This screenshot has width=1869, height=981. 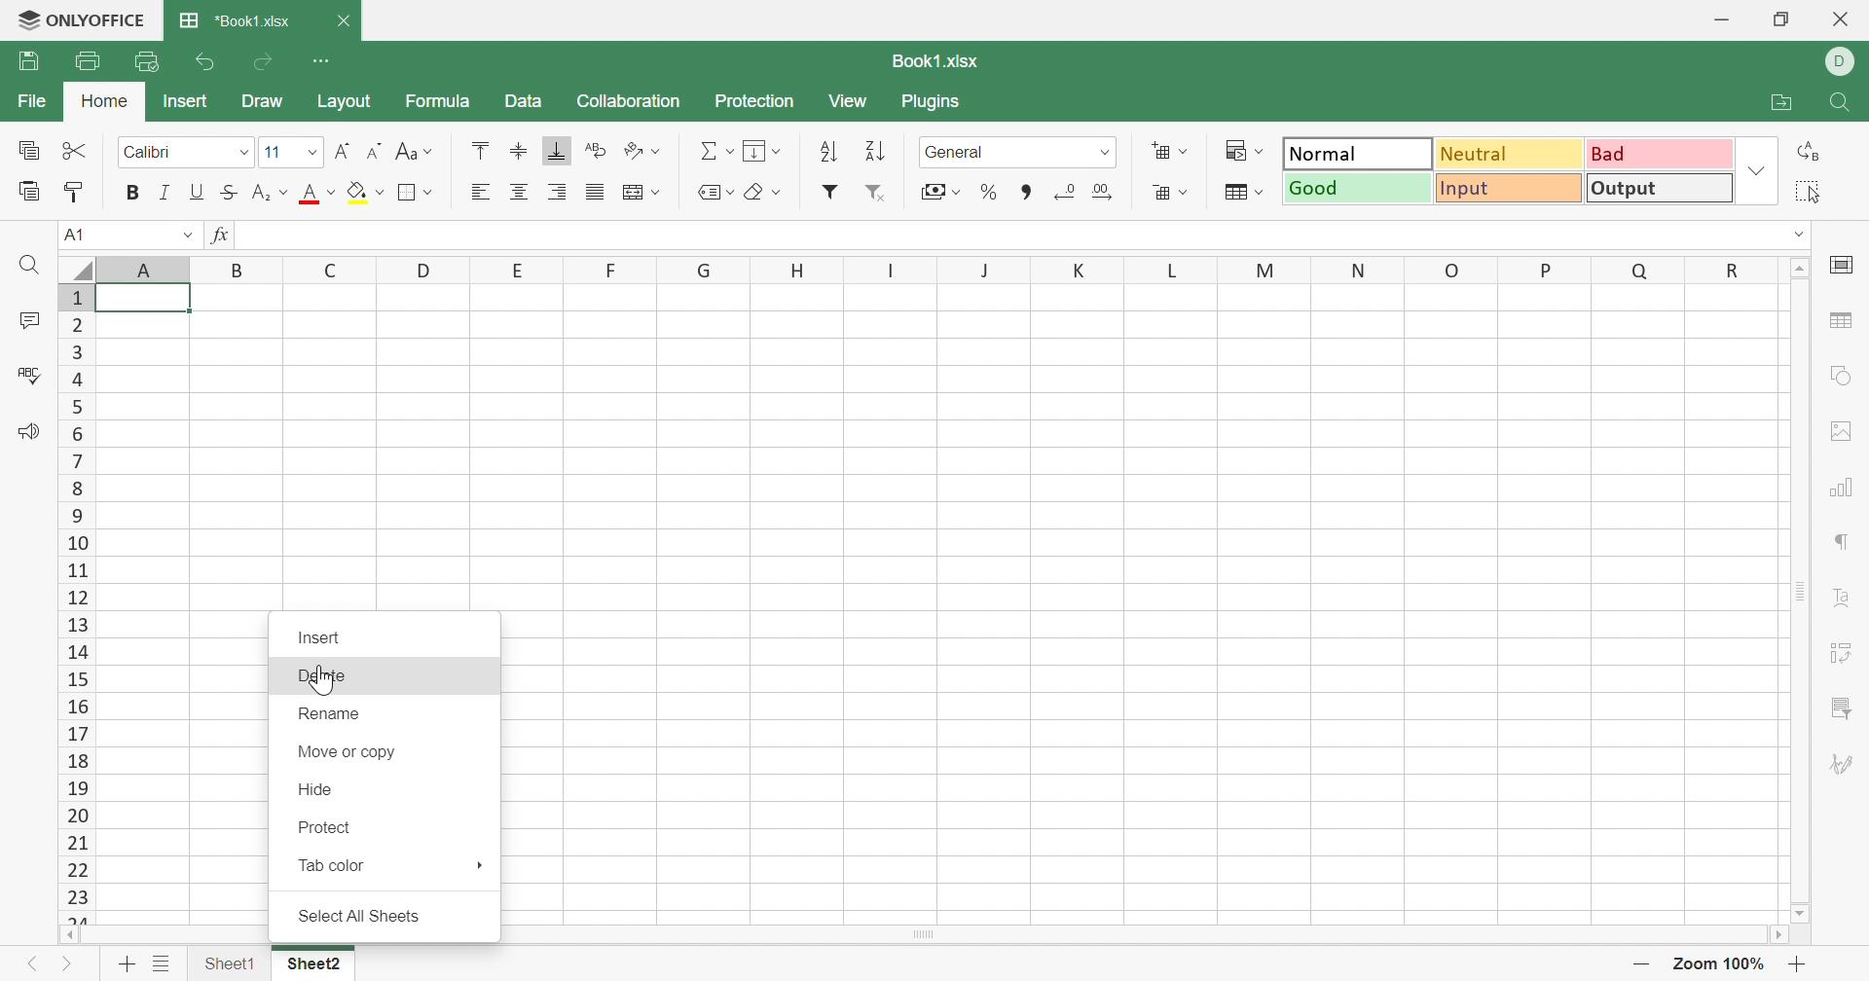 What do you see at coordinates (923, 934) in the screenshot?
I see `Scroll Bar` at bounding box center [923, 934].